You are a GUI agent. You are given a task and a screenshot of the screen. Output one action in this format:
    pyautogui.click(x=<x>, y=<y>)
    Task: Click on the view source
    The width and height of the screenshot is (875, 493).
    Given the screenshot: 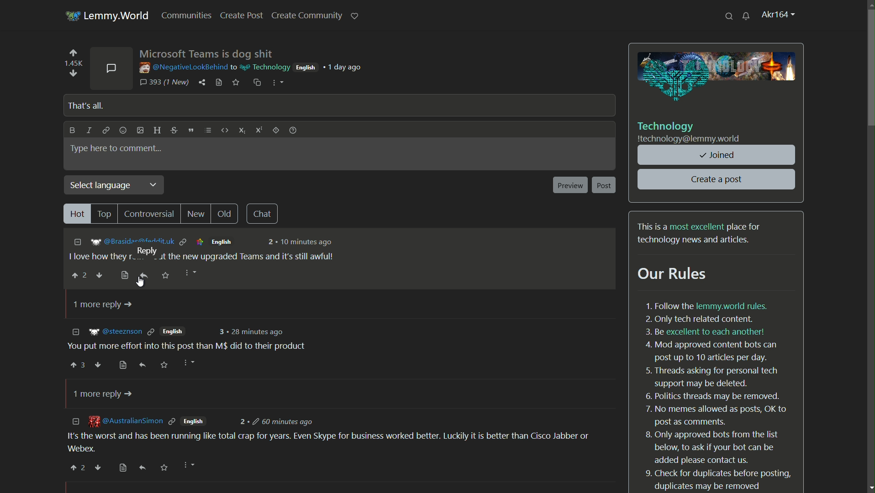 What is the action you would take?
    pyautogui.click(x=123, y=366)
    